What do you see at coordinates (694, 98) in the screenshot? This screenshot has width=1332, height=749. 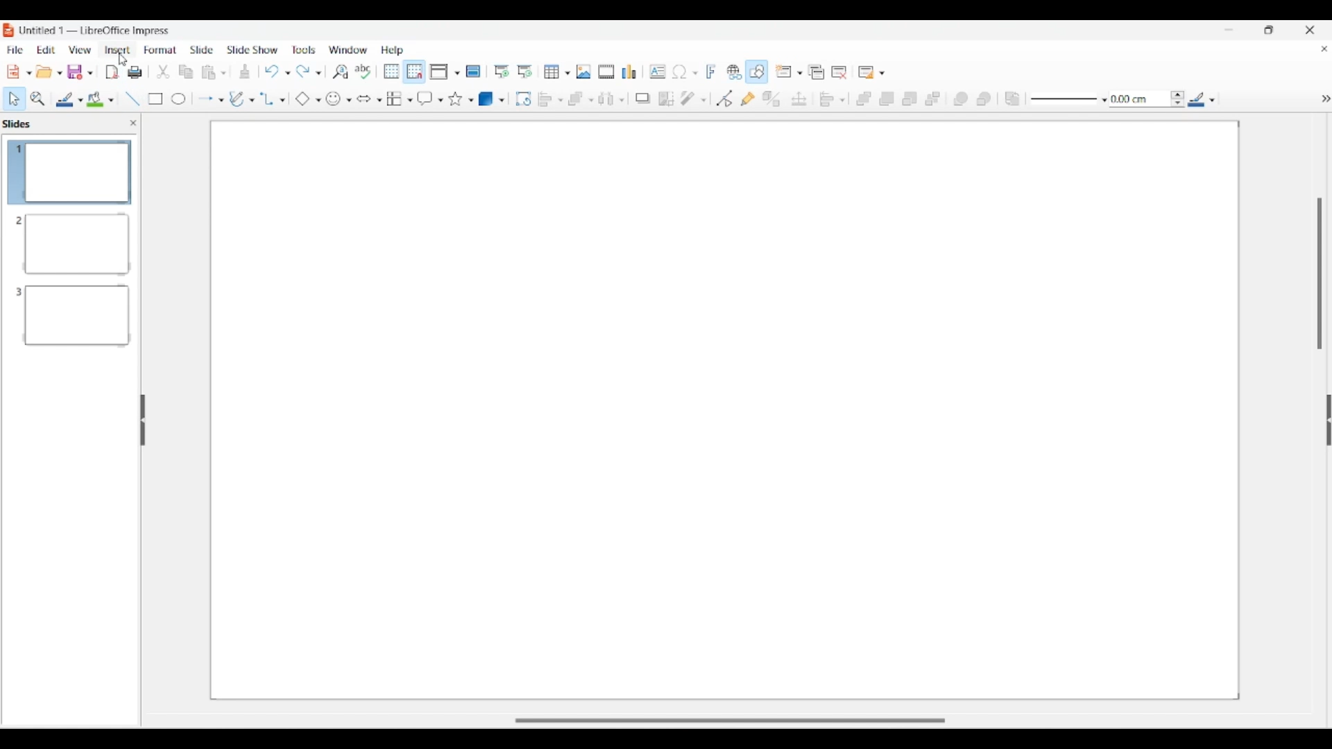 I see `Filter options` at bounding box center [694, 98].